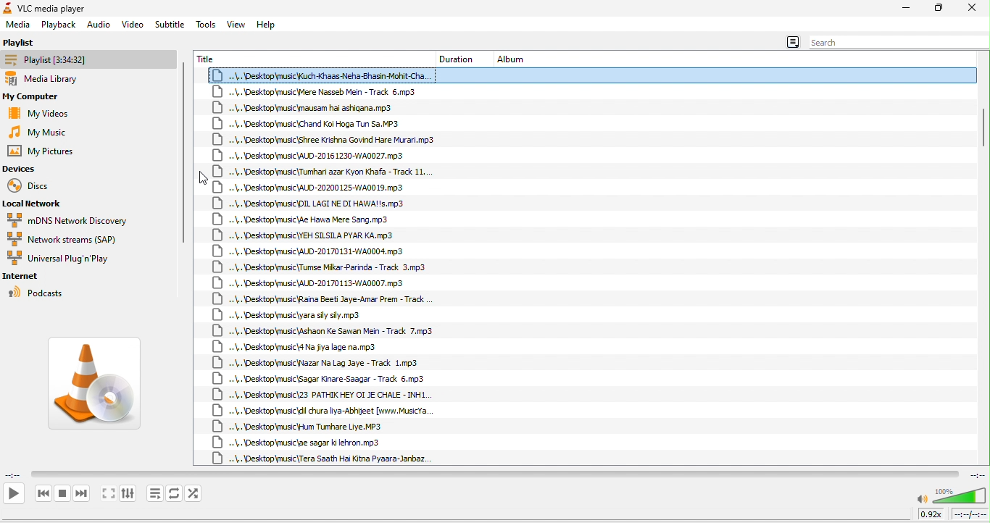  I want to click on icon, so click(7, 8).